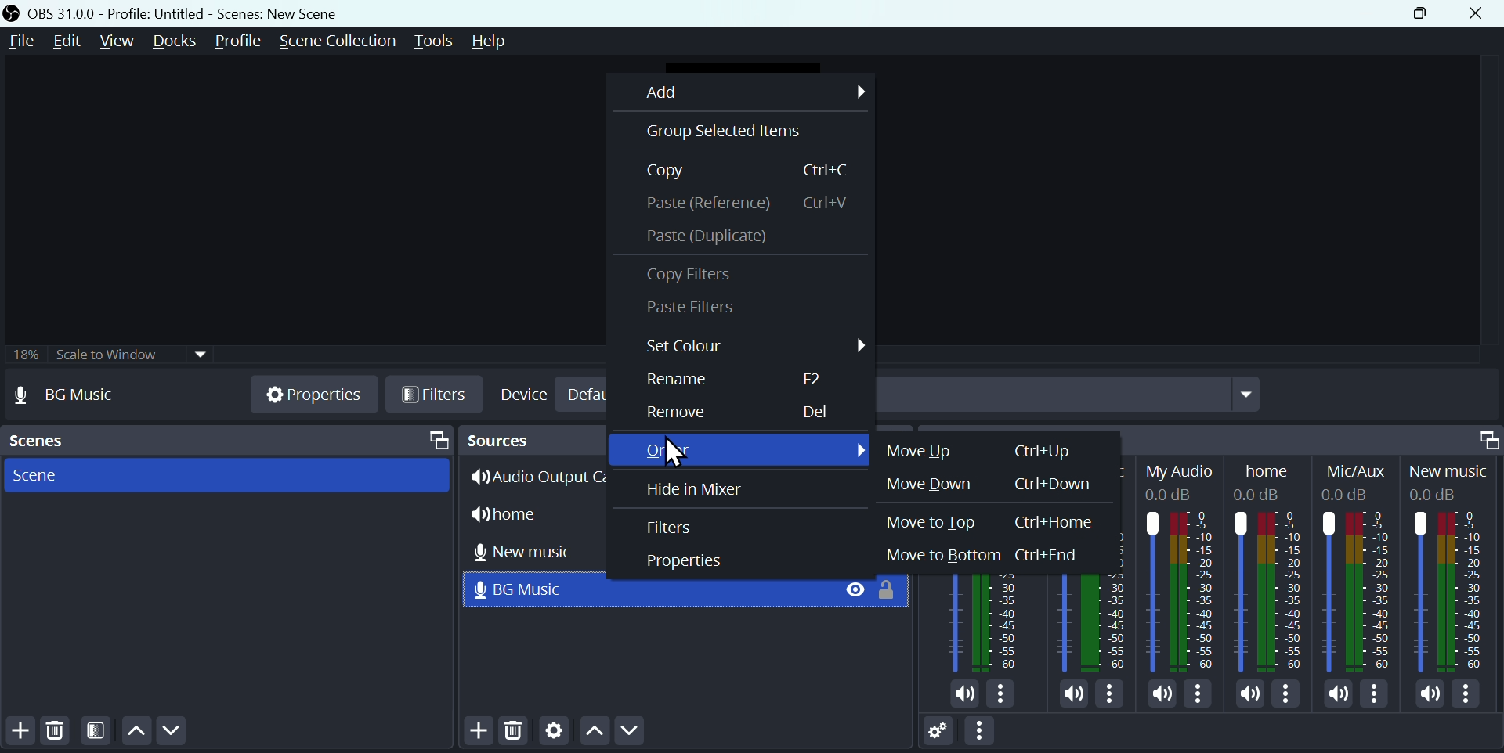 The width and height of the screenshot is (1504, 753). What do you see at coordinates (172, 41) in the screenshot?
I see `Docks` at bounding box center [172, 41].